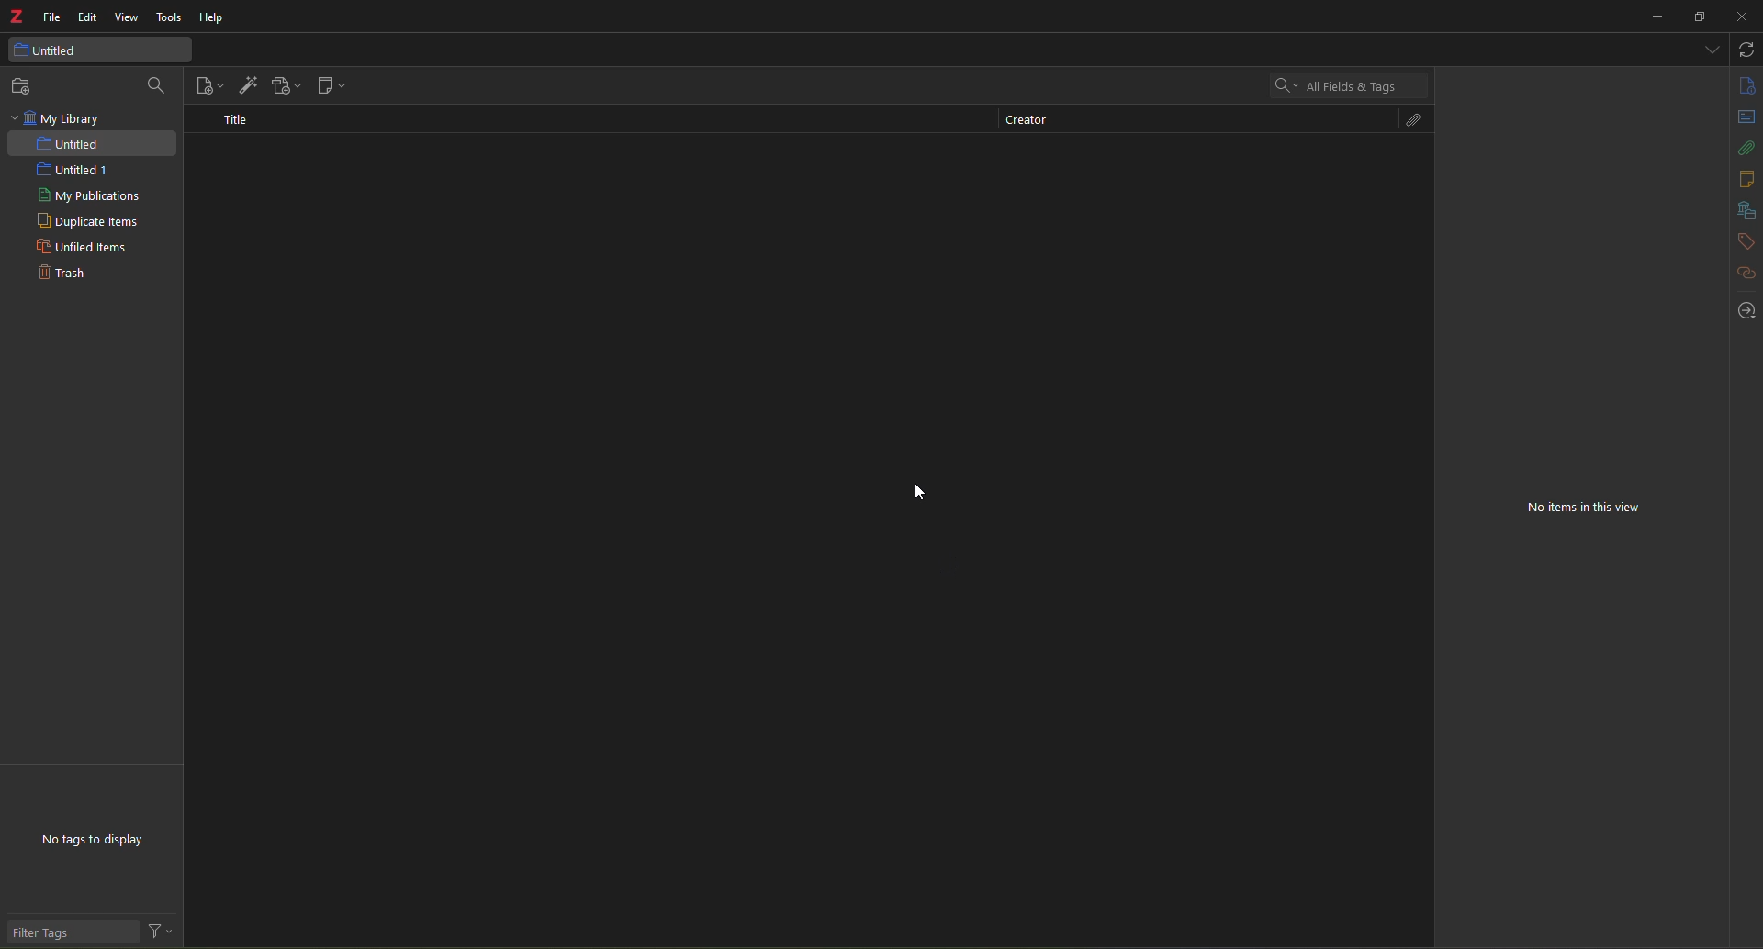  I want to click on notes, so click(1745, 179).